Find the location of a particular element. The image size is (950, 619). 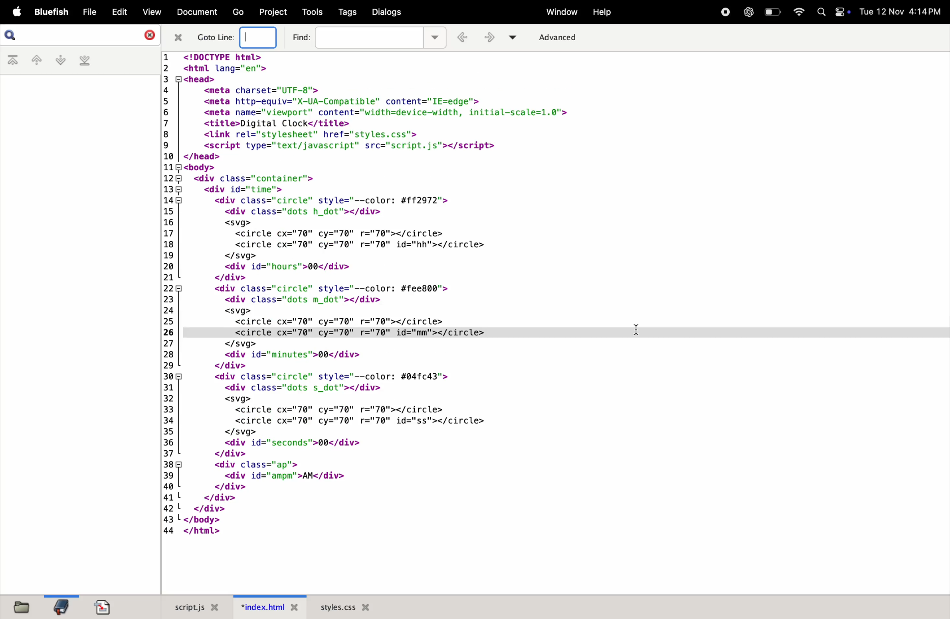

styles.css is located at coordinates (345, 605).